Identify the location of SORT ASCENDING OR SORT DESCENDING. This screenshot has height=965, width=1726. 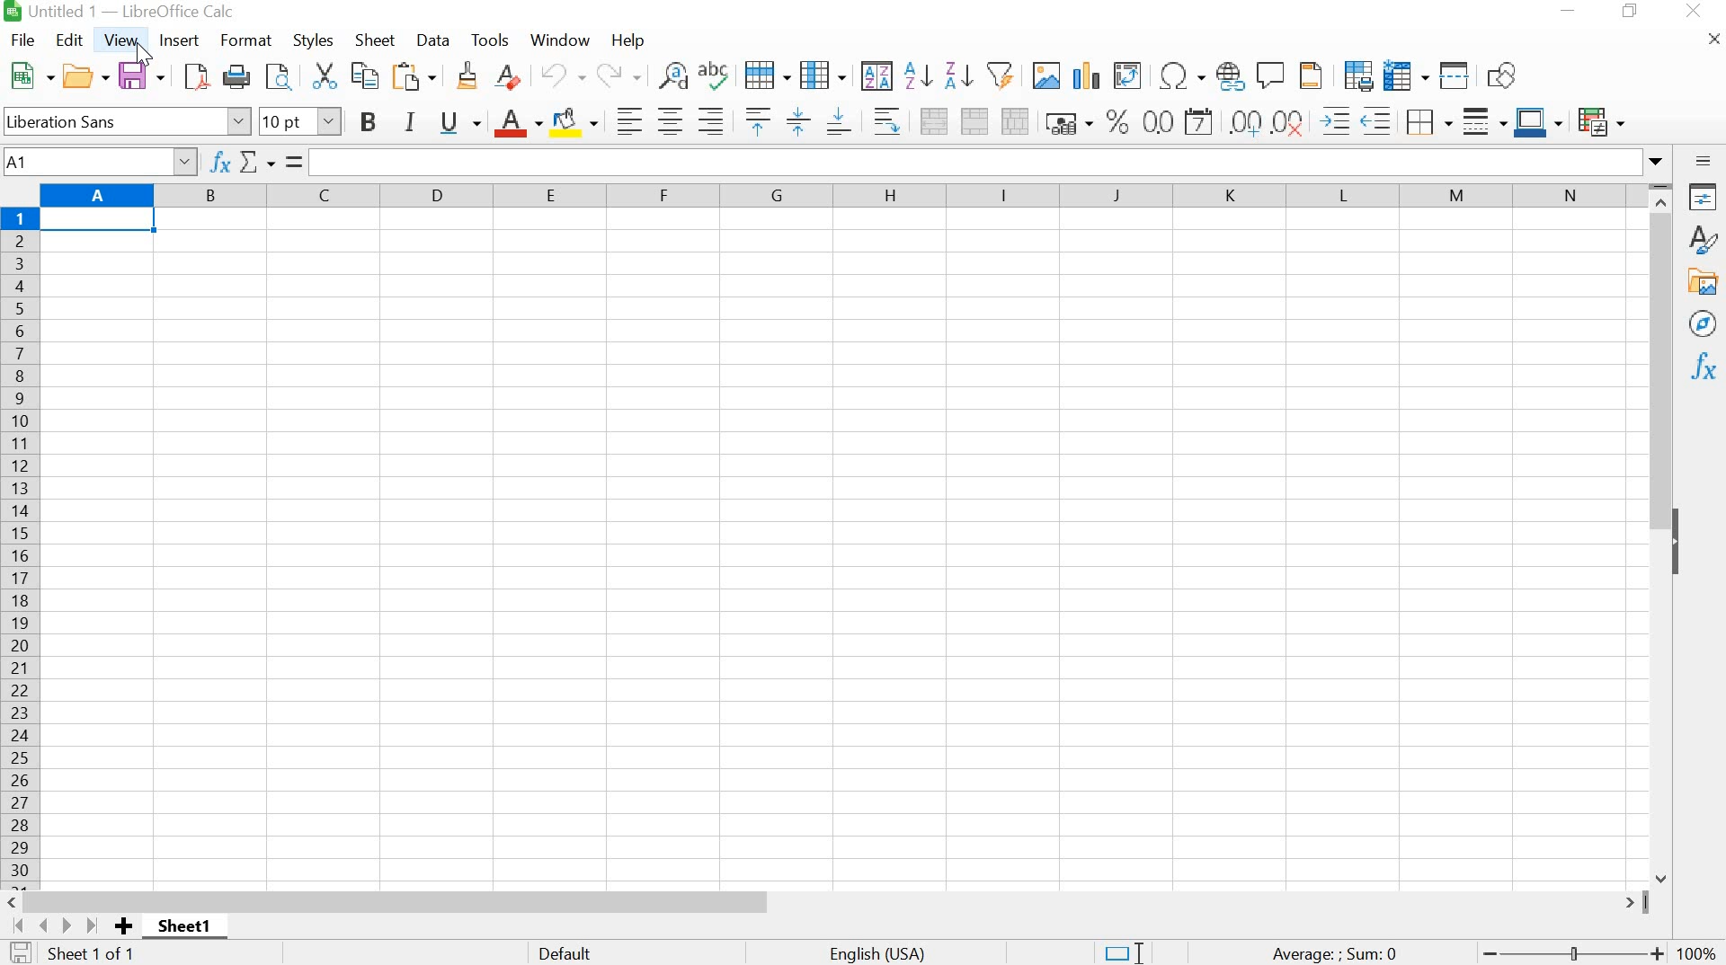
(939, 75).